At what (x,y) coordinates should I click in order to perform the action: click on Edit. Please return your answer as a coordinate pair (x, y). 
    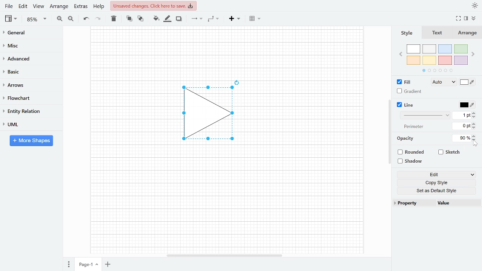
    Looking at the image, I should click on (436, 175).